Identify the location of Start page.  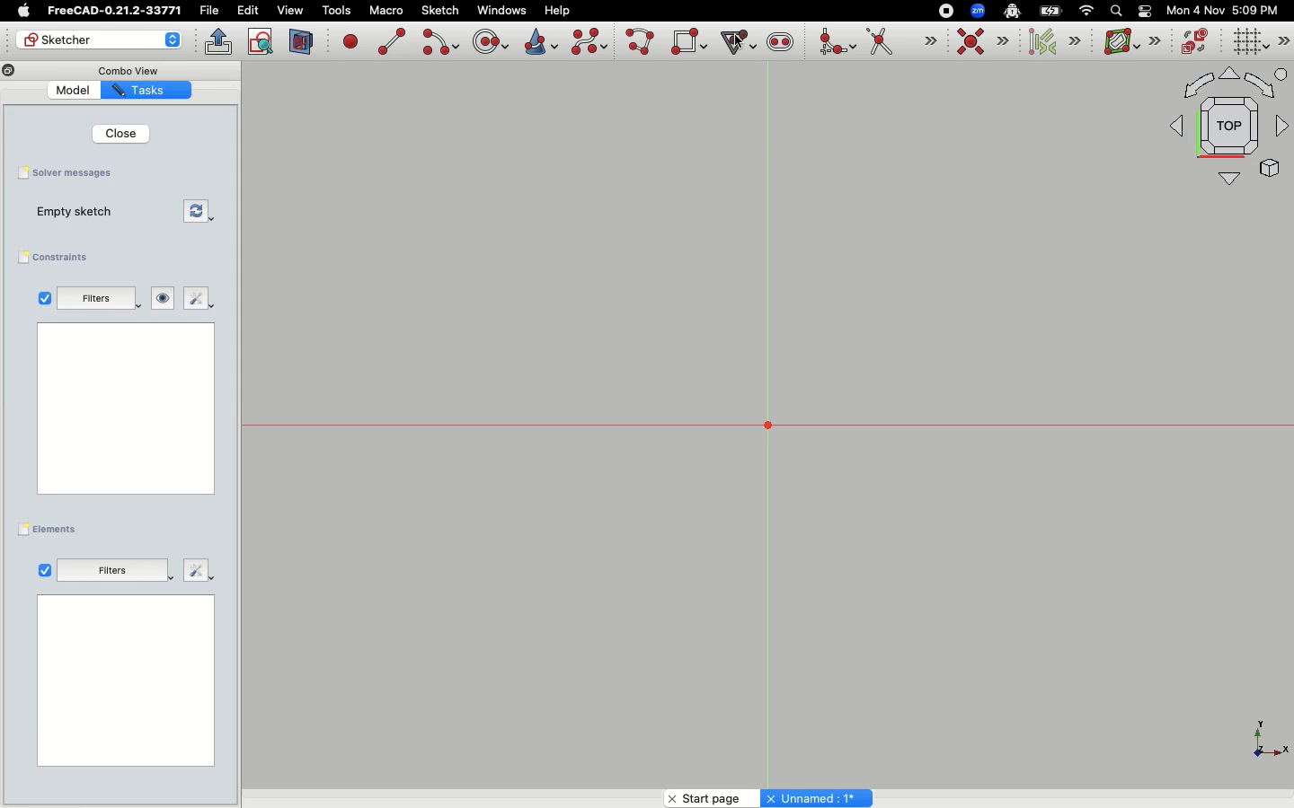
(703, 797).